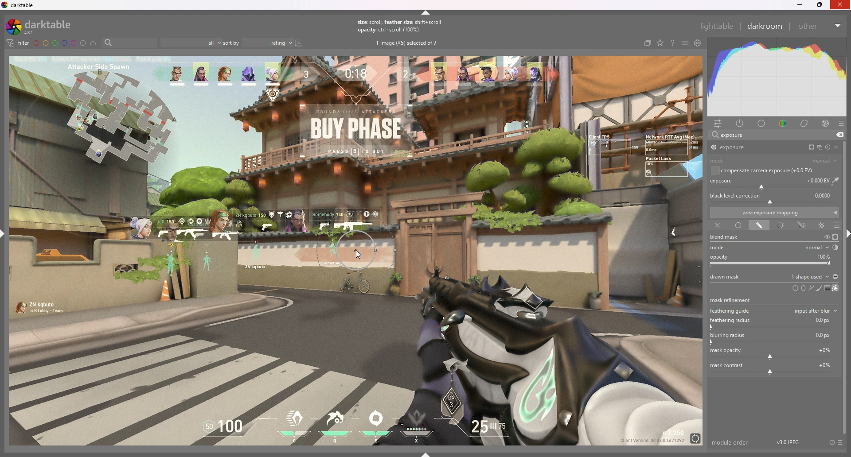  What do you see at coordinates (774, 213) in the screenshot?
I see `area exposure mapping` at bounding box center [774, 213].